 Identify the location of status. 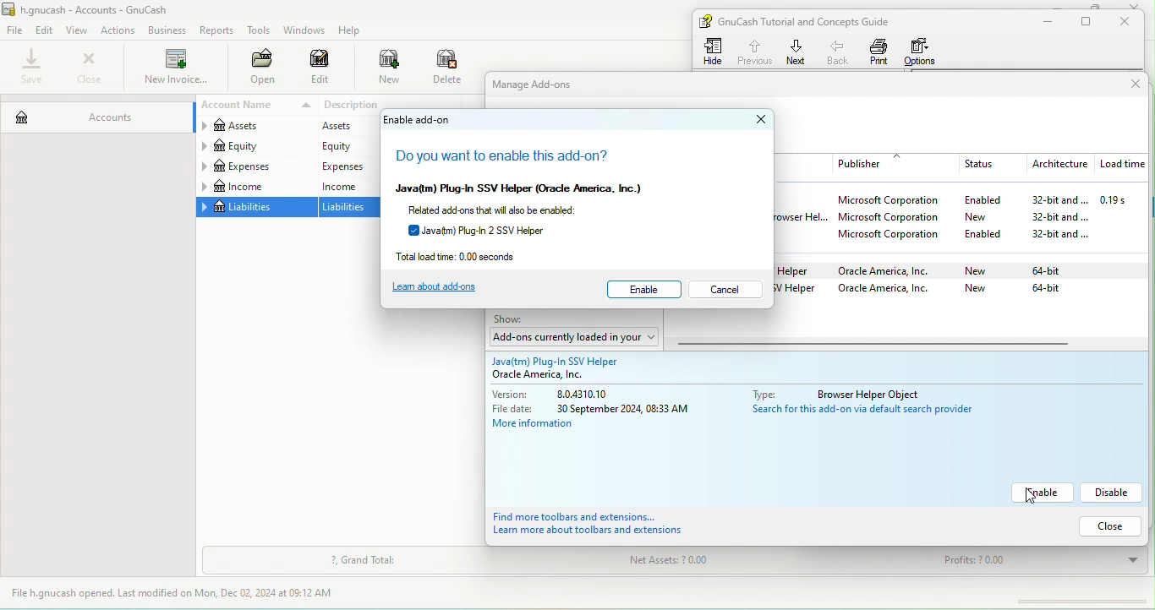
(988, 165).